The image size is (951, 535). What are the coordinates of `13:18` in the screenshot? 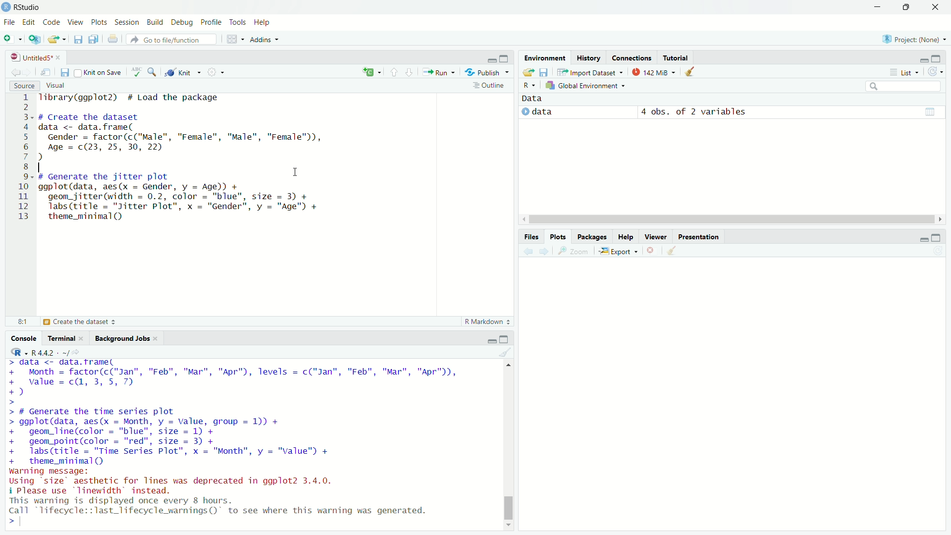 It's located at (17, 321).